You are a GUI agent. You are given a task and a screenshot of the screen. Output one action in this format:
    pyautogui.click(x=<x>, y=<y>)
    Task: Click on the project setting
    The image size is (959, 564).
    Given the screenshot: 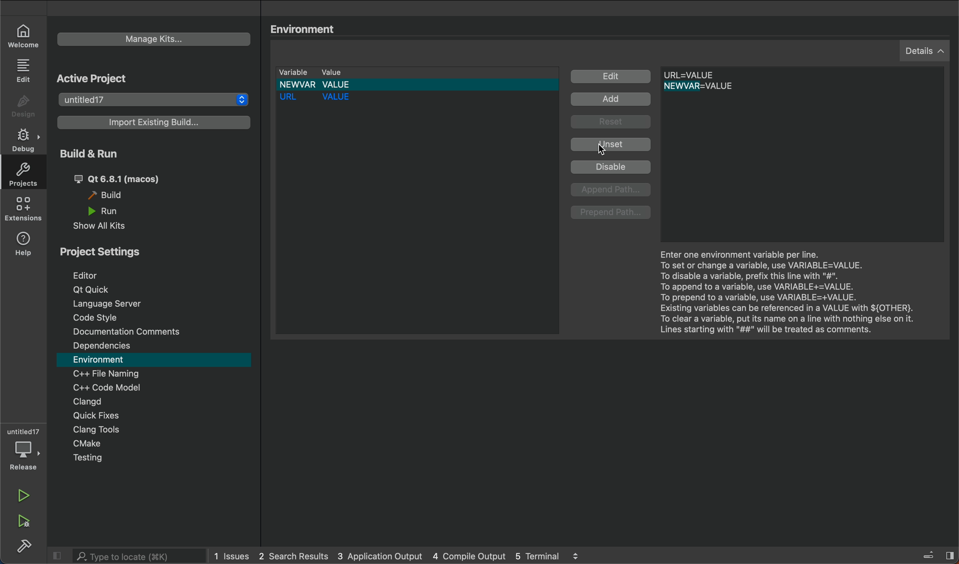 What is the action you would take?
    pyautogui.click(x=118, y=253)
    